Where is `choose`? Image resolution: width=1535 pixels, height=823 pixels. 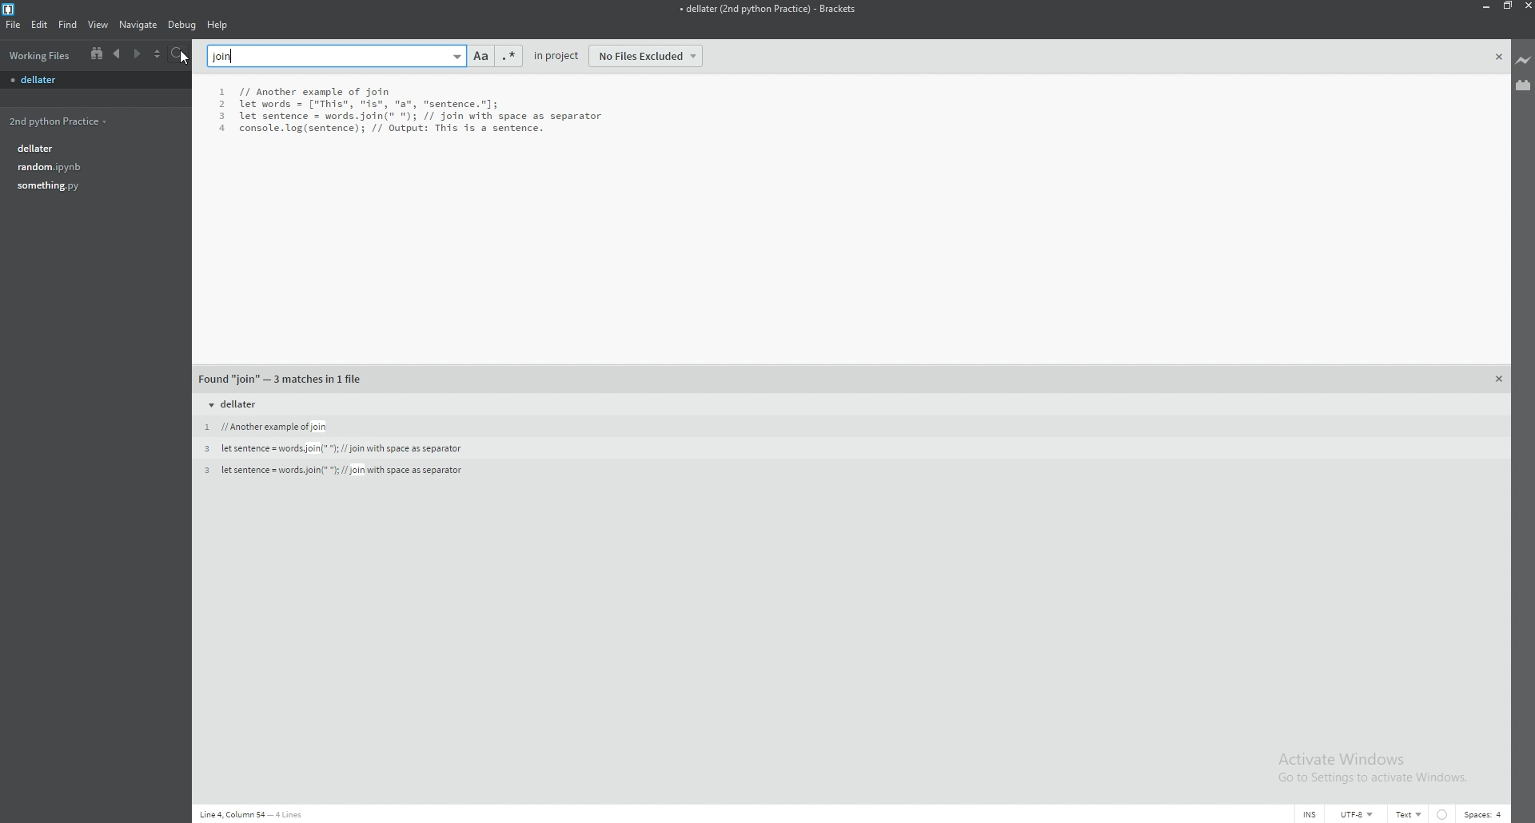 choose is located at coordinates (161, 55).